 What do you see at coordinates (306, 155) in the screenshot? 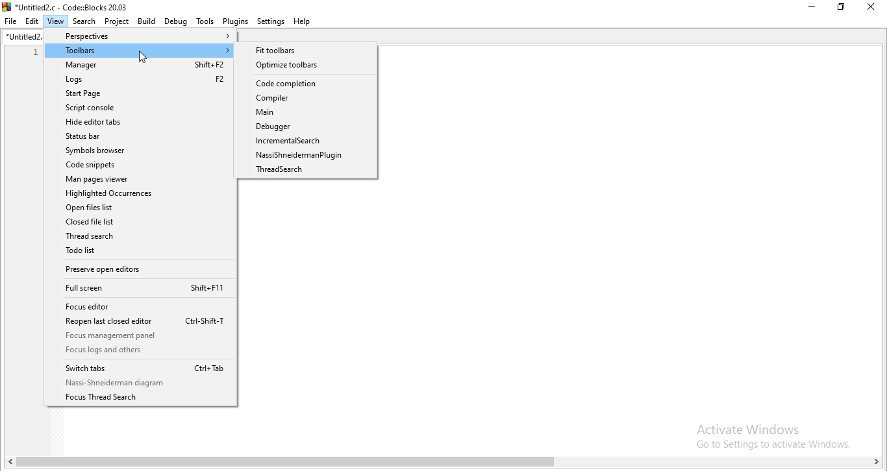
I see `Nasaishodema Plugin ` at bounding box center [306, 155].